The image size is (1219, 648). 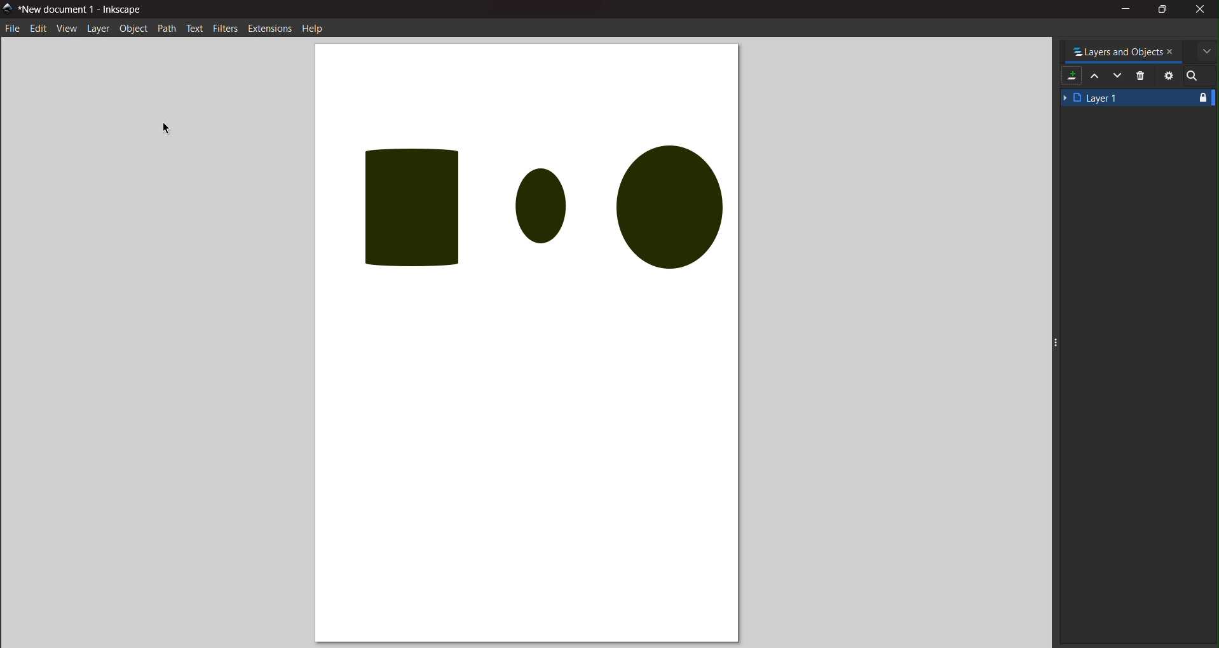 I want to click on mask down, so click(x=1118, y=76).